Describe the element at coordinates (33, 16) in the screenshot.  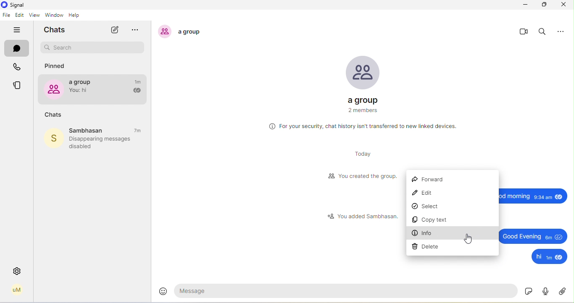
I see `view` at that location.